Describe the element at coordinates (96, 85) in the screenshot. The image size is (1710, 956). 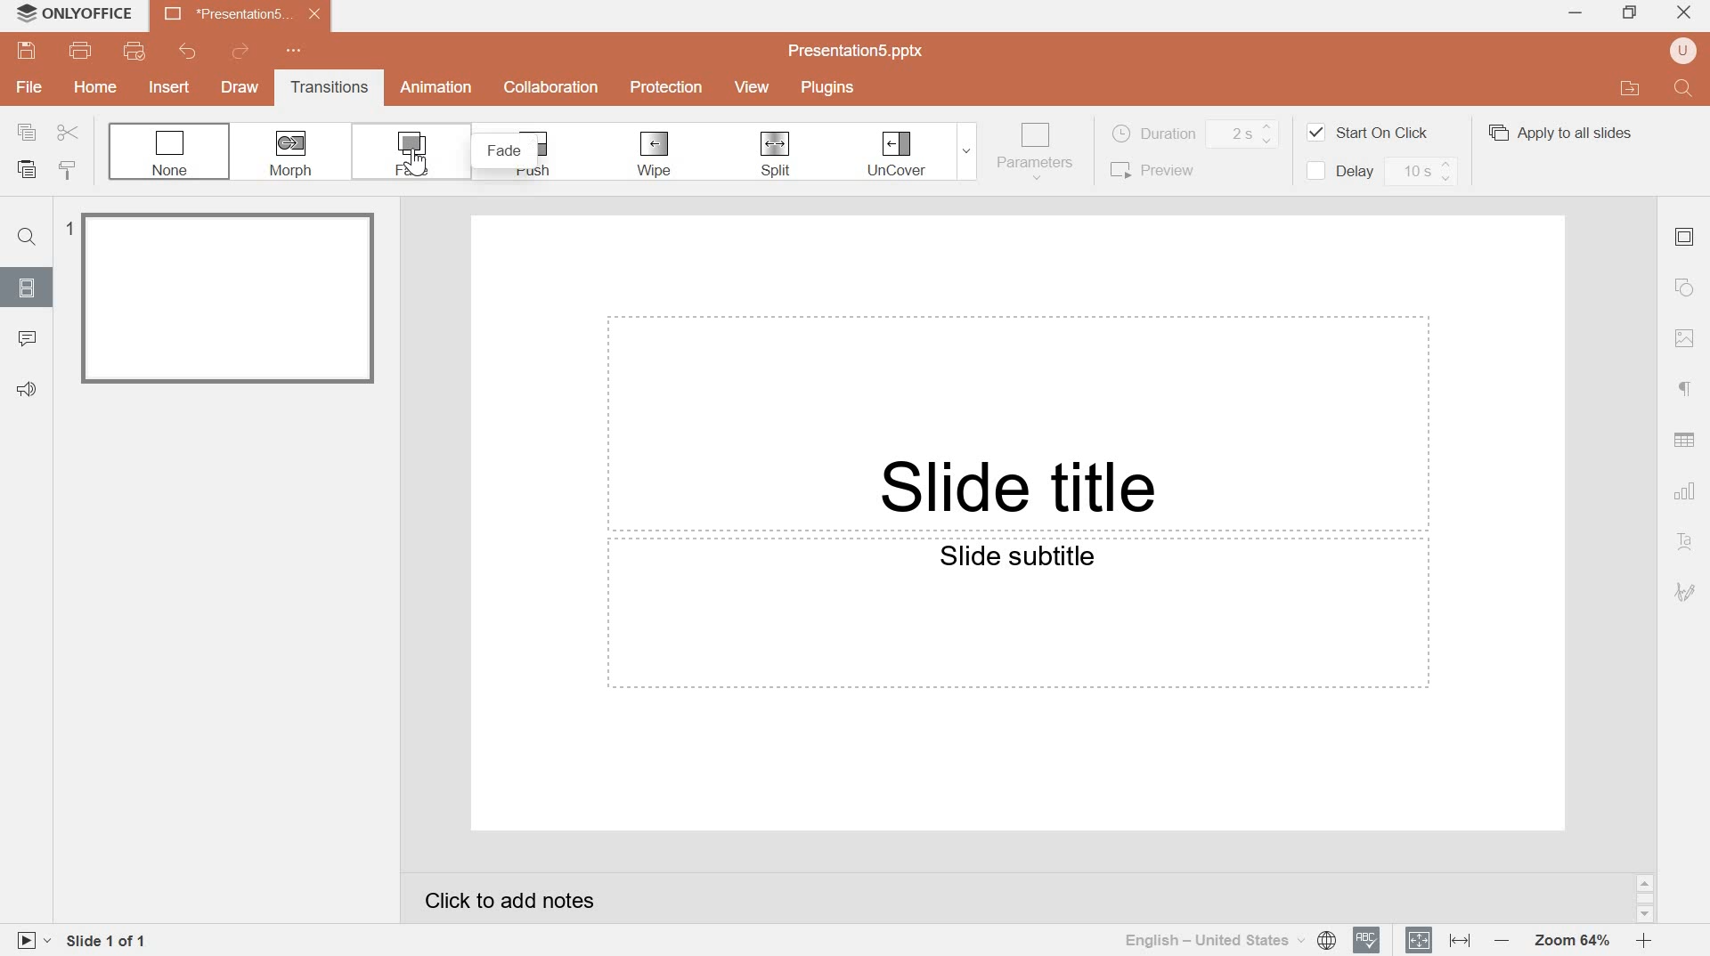
I see `Home` at that location.